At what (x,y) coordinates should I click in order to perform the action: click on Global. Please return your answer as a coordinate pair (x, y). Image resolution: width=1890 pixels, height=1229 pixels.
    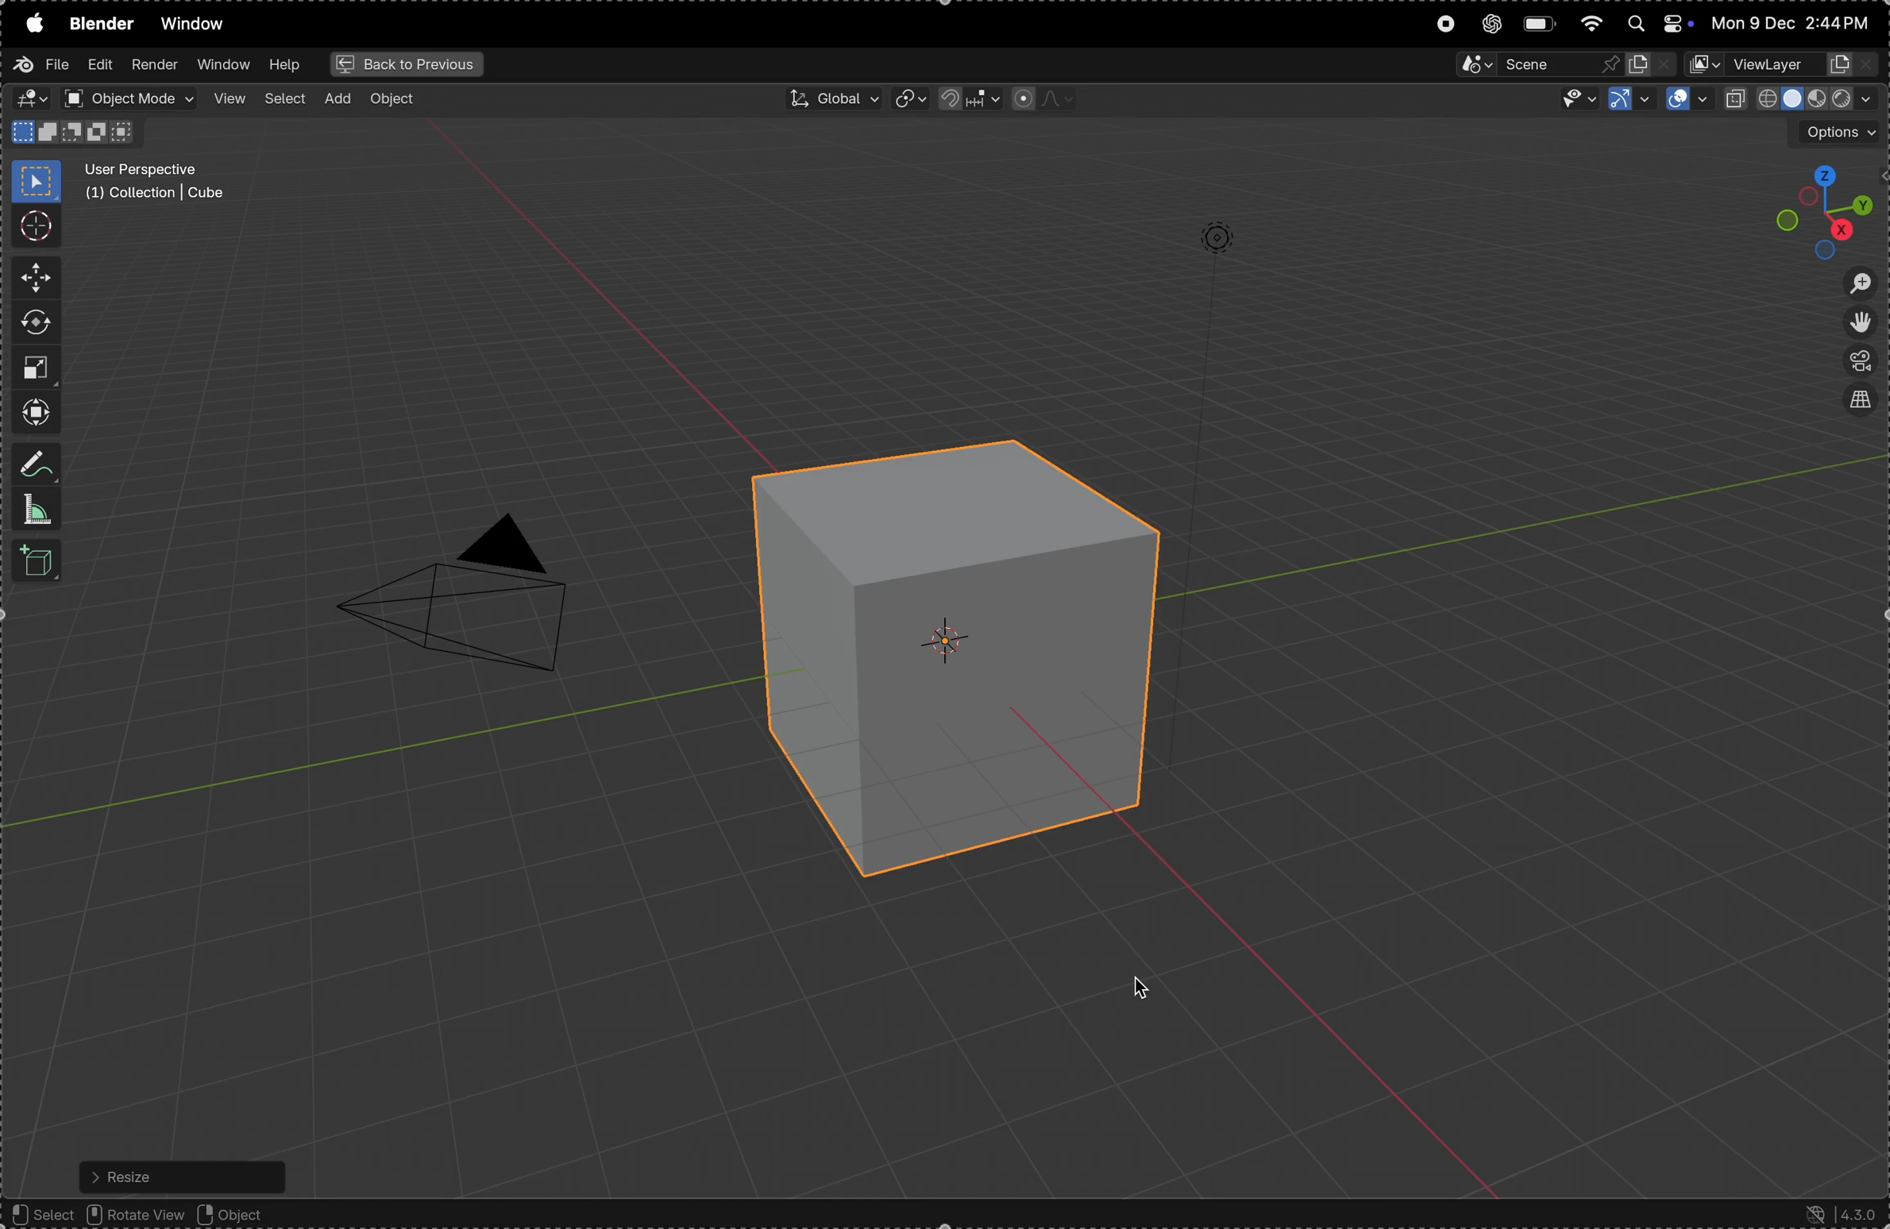
    Looking at the image, I should click on (827, 97).